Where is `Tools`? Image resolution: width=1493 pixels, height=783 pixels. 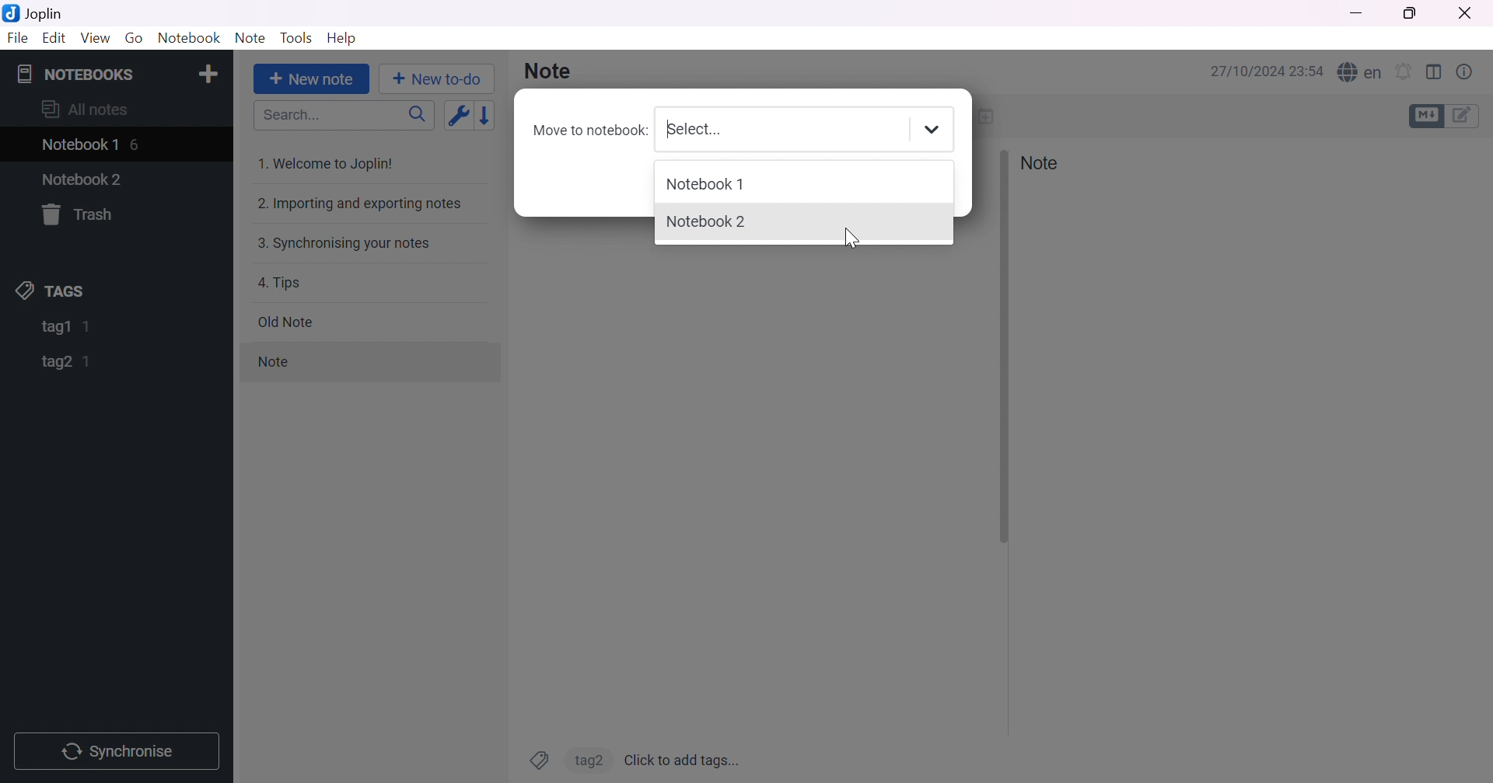
Tools is located at coordinates (295, 37).